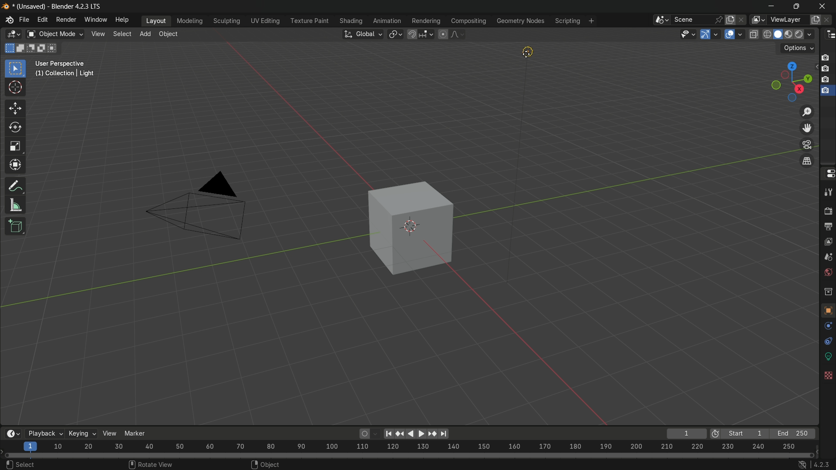 The width and height of the screenshot is (836, 470). I want to click on proportional editing object, so click(443, 34).